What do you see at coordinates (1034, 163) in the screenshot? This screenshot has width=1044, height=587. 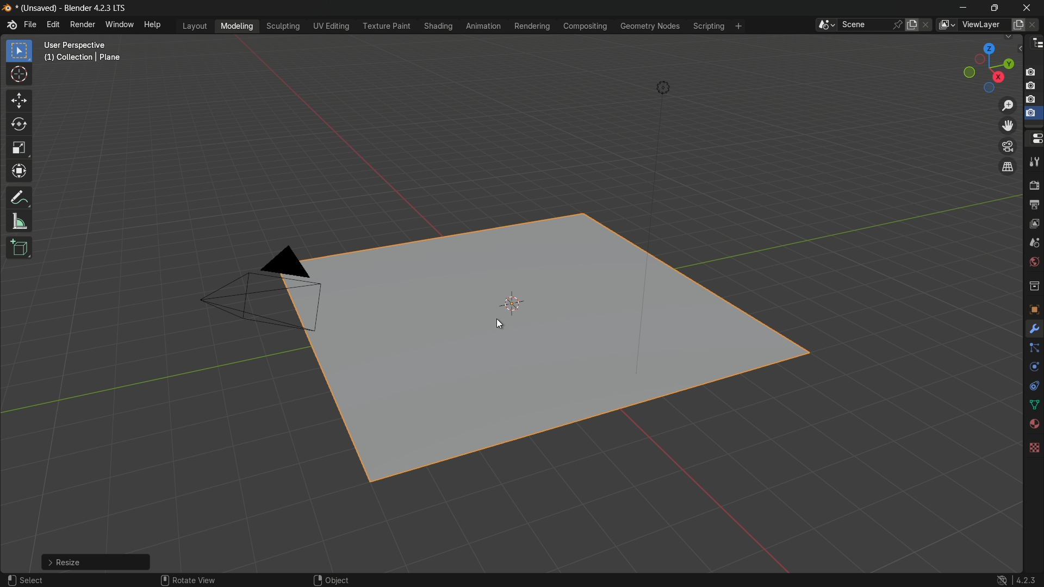 I see `tools` at bounding box center [1034, 163].